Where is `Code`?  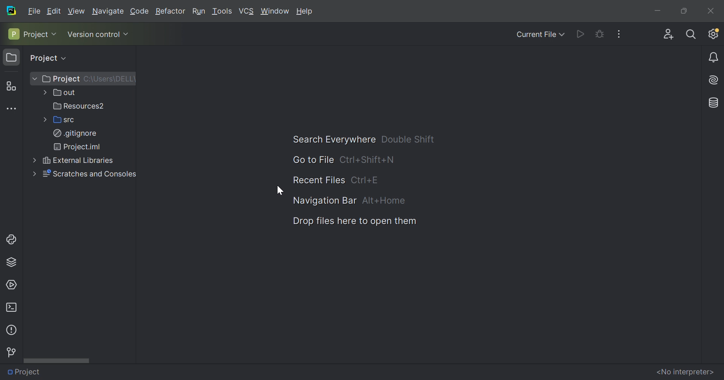 Code is located at coordinates (138, 11).